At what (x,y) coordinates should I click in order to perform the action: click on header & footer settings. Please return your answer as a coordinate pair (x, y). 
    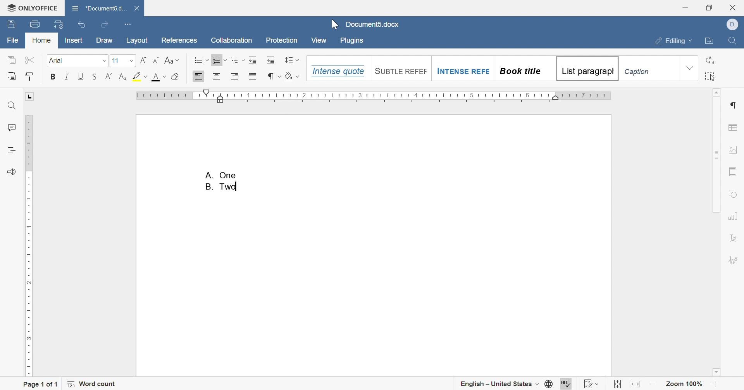
    Looking at the image, I should click on (733, 171).